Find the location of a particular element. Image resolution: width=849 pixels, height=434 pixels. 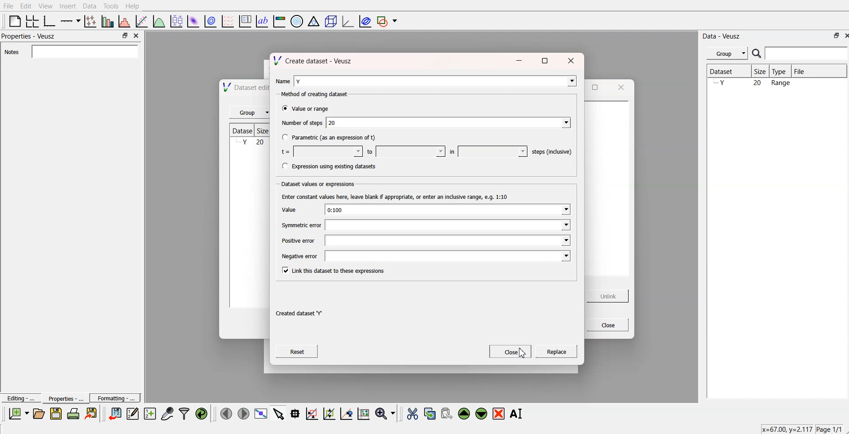

field is located at coordinates (448, 226).